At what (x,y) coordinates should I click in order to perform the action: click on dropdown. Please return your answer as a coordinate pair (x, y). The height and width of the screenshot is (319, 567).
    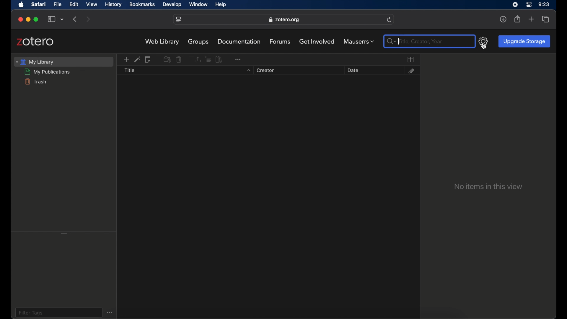
    Looking at the image, I should click on (248, 71).